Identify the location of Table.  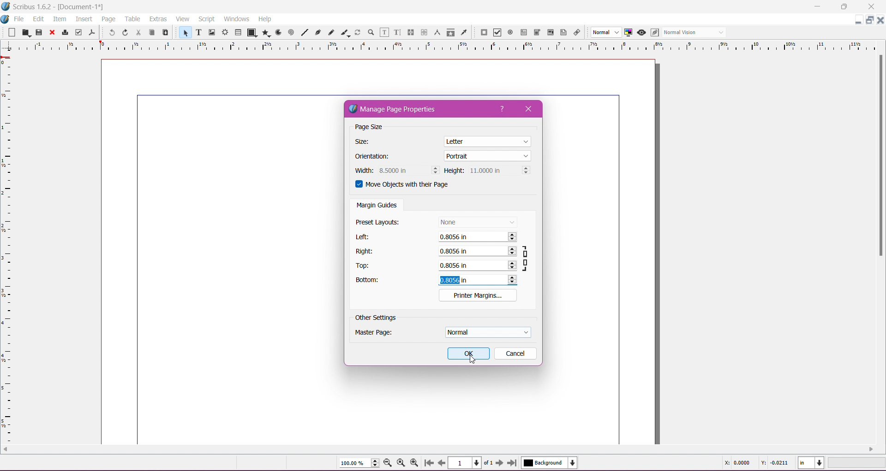
(239, 32).